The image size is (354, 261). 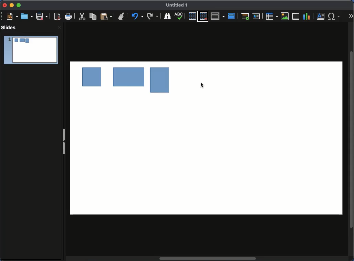 What do you see at coordinates (245, 17) in the screenshot?
I see `Start from first slide` at bounding box center [245, 17].